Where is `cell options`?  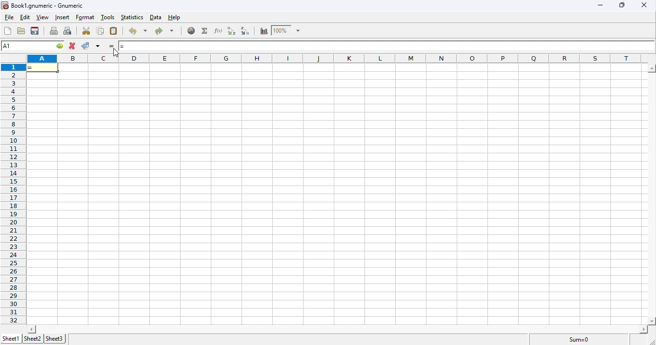 cell options is located at coordinates (60, 46).